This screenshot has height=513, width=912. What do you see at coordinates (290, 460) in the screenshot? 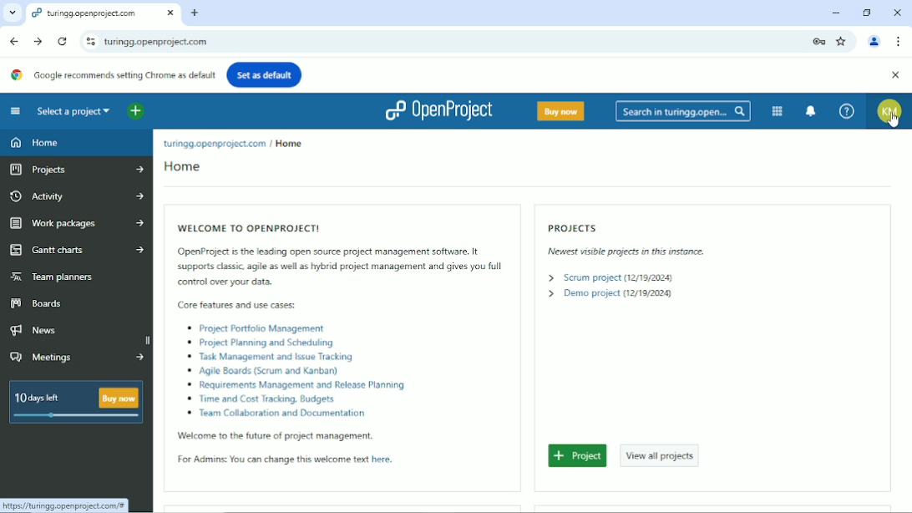
I see `For Admins: You can change this welcome text here.` at bounding box center [290, 460].